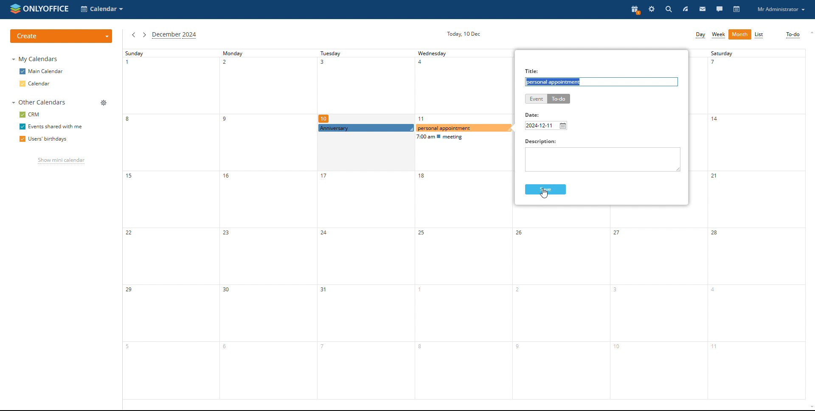  What do you see at coordinates (29, 115) in the screenshot?
I see `crm` at bounding box center [29, 115].